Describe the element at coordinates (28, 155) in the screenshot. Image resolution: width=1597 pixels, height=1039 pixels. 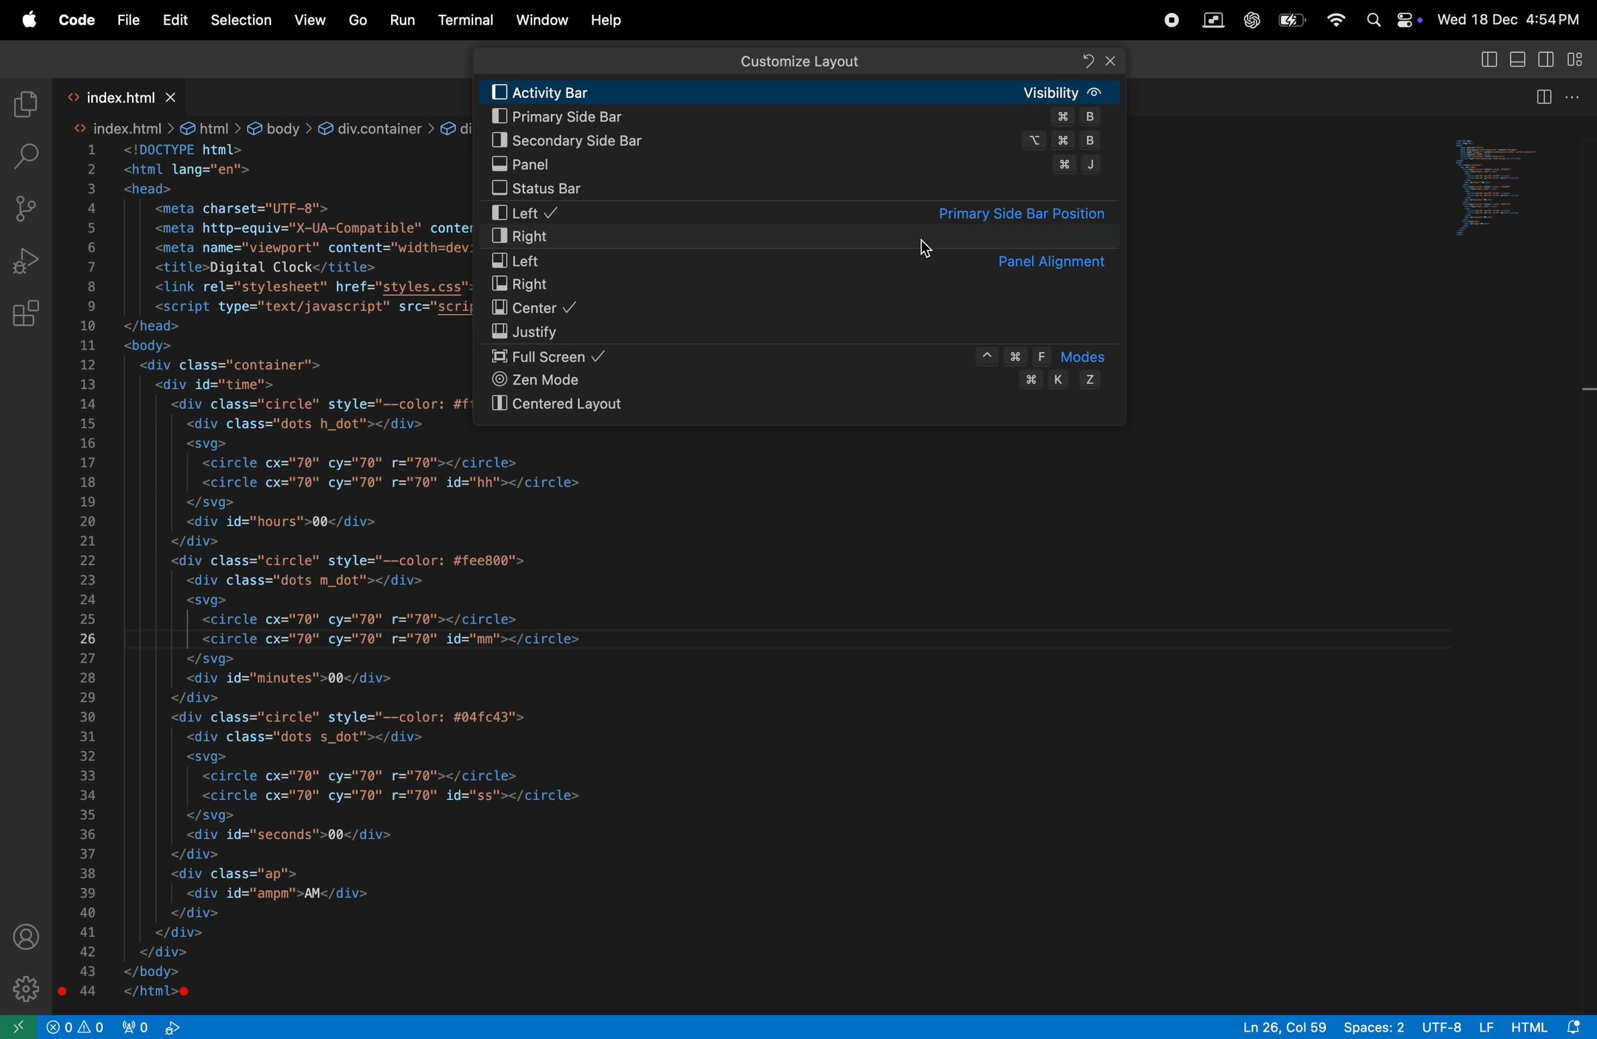
I see `search` at that location.